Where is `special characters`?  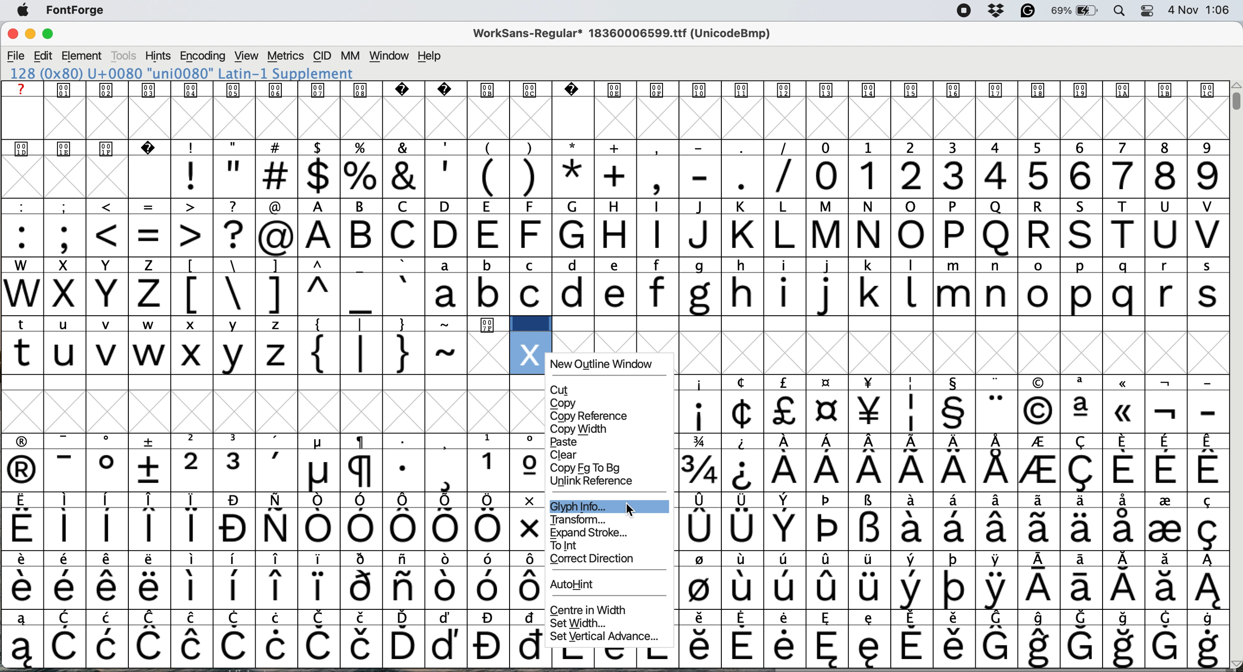 special characters is located at coordinates (300, 324).